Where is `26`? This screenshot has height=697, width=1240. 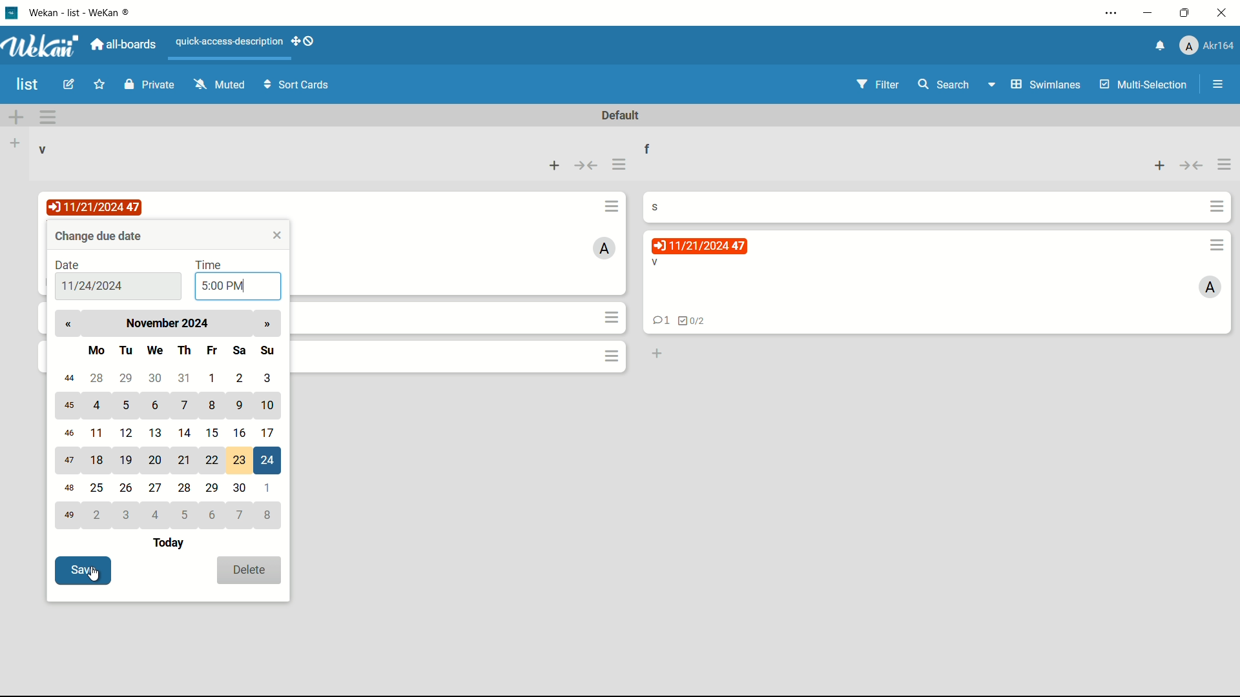
26 is located at coordinates (127, 488).